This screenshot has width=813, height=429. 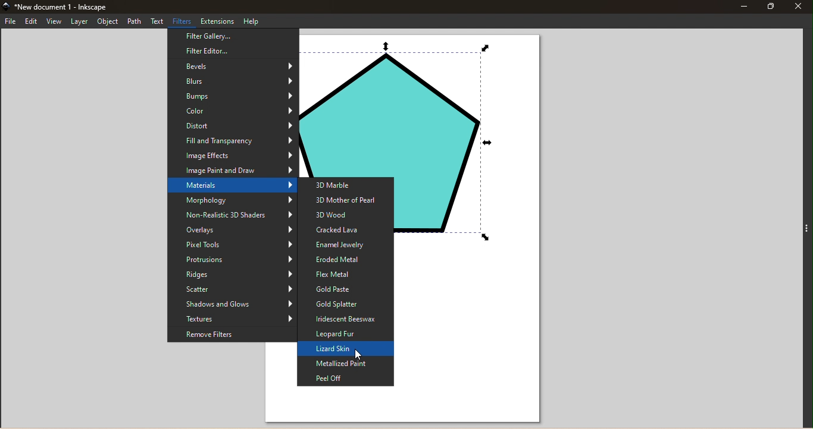 What do you see at coordinates (53, 21) in the screenshot?
I see `View` at bounding box center [53, 21].